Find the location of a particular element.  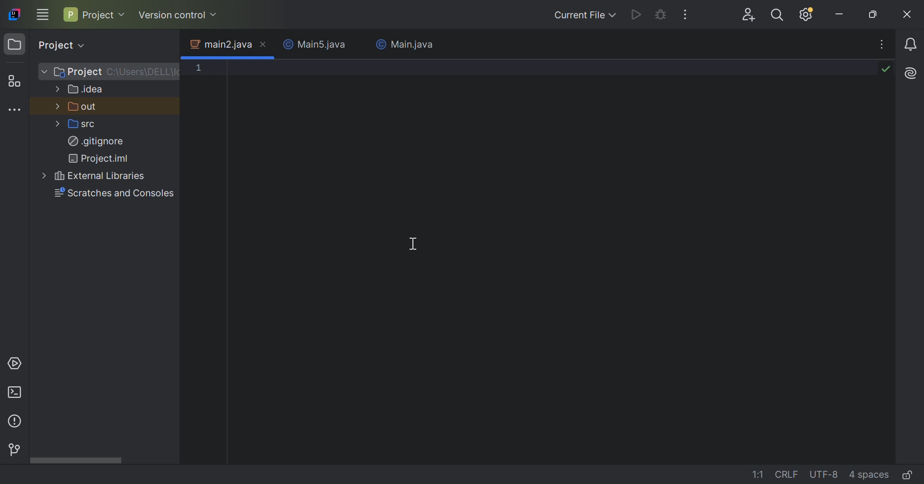

Version control is located at coordinates (179, 15).